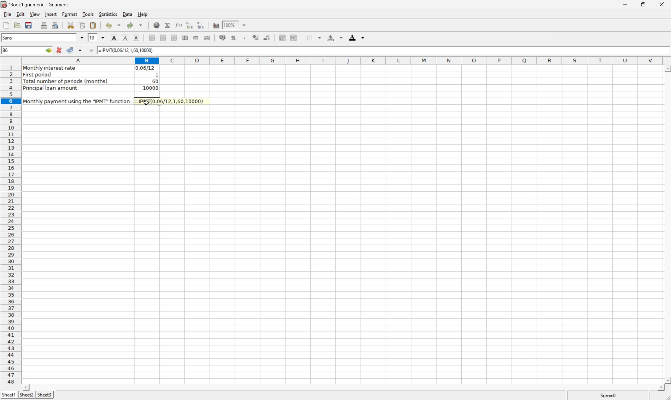  What do you see at coordinates (643, 4) in the screenshot?
I see `Restore Down` at bounding box center [643, 4].